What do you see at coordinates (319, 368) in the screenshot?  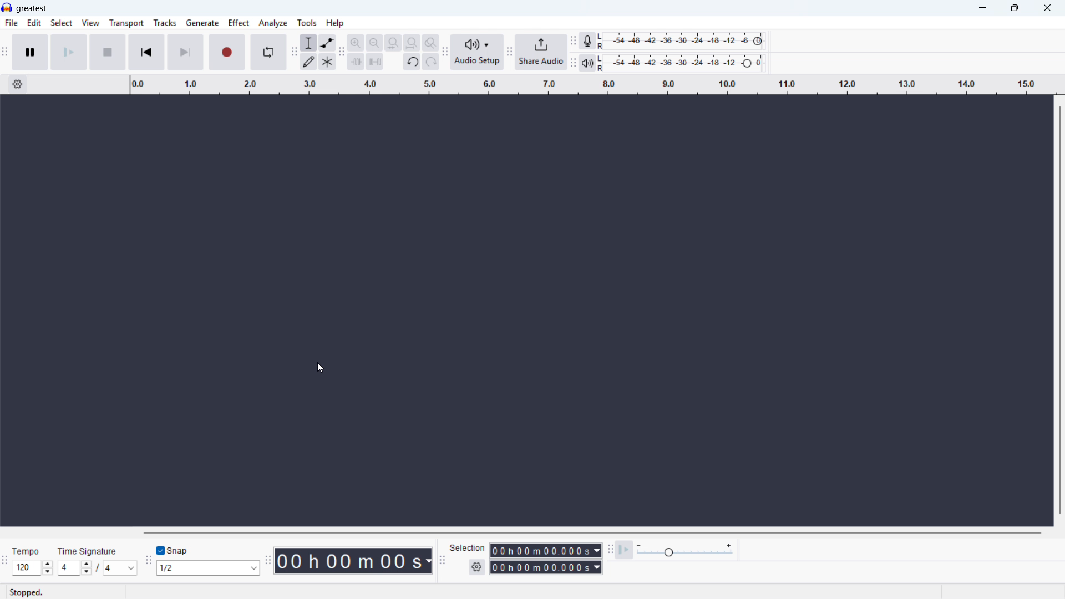 I see `Cursor ` at bounding box center [319, 368].